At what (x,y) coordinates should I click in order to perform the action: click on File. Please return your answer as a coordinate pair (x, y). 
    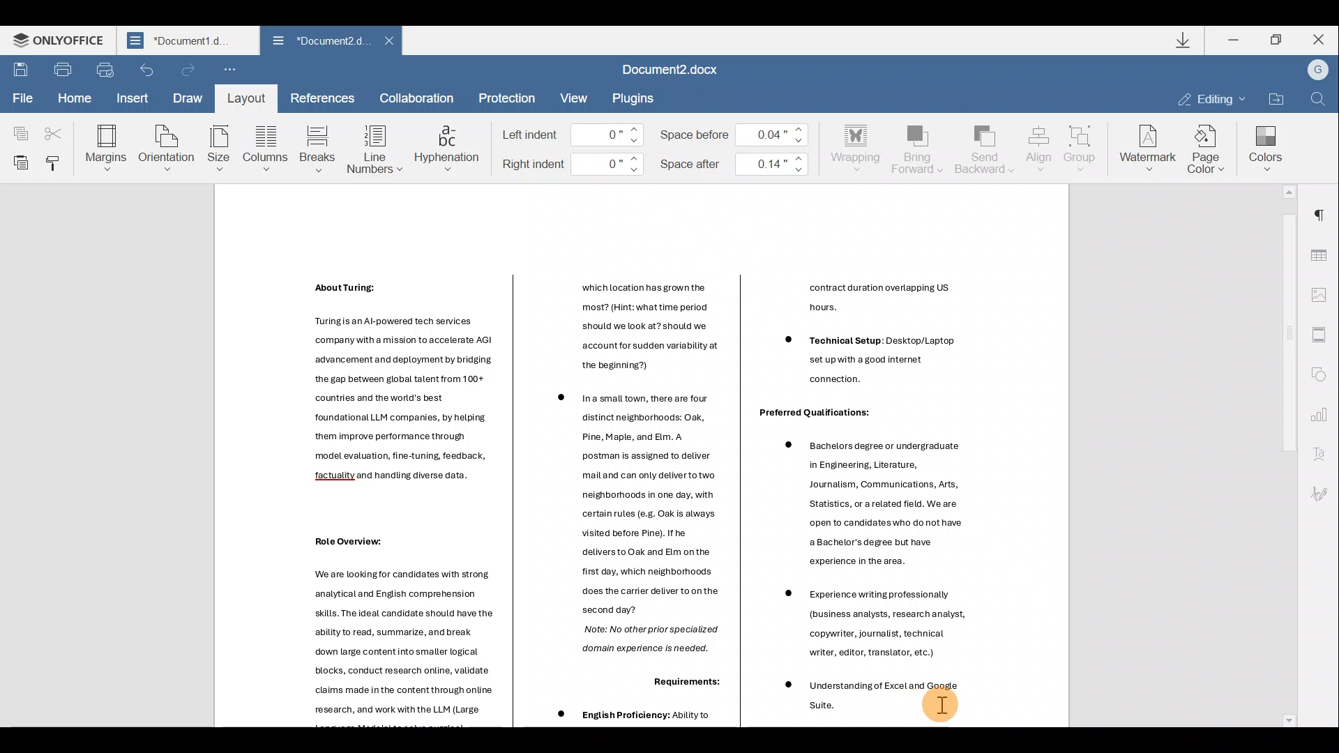
    Looking at the image, I should click on (20, 96).